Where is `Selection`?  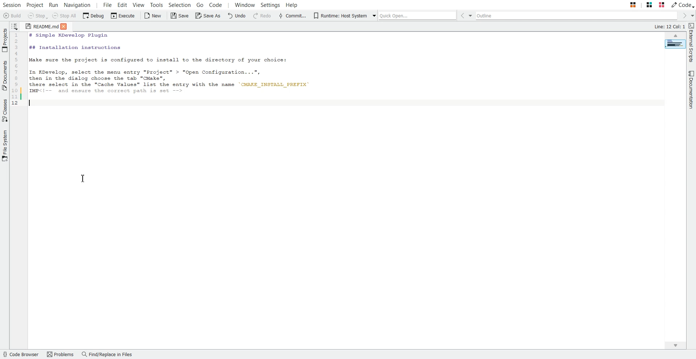
Selection is located at coordinates (180, 4).